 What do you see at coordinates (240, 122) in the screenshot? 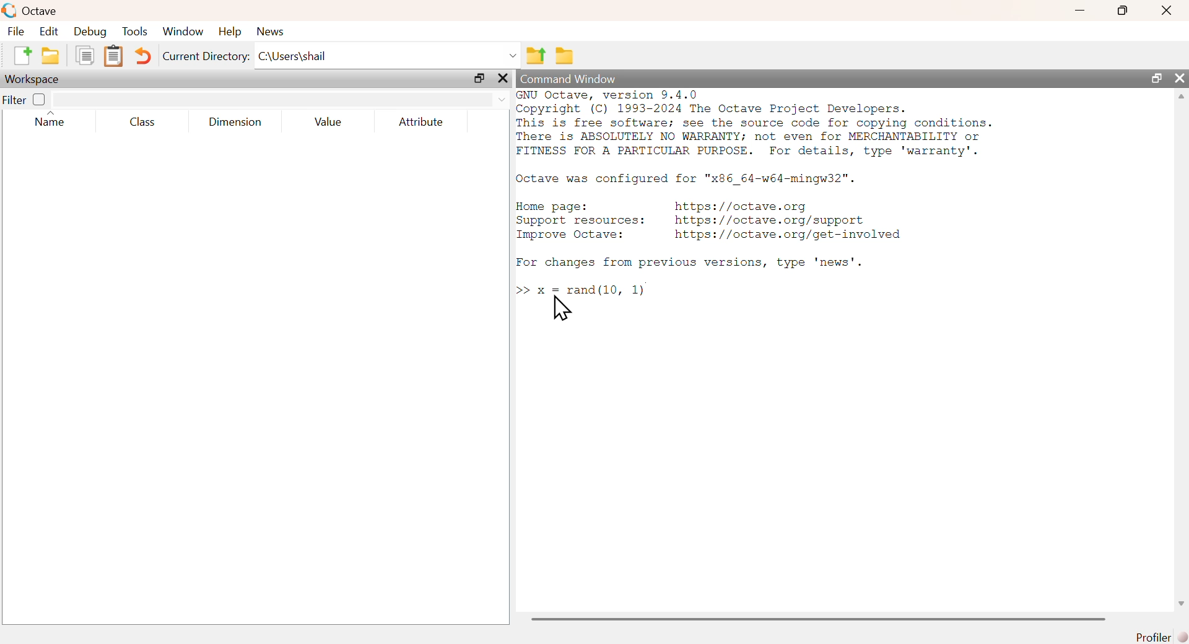
I see `Dimension` at bounding box center [240, 122].